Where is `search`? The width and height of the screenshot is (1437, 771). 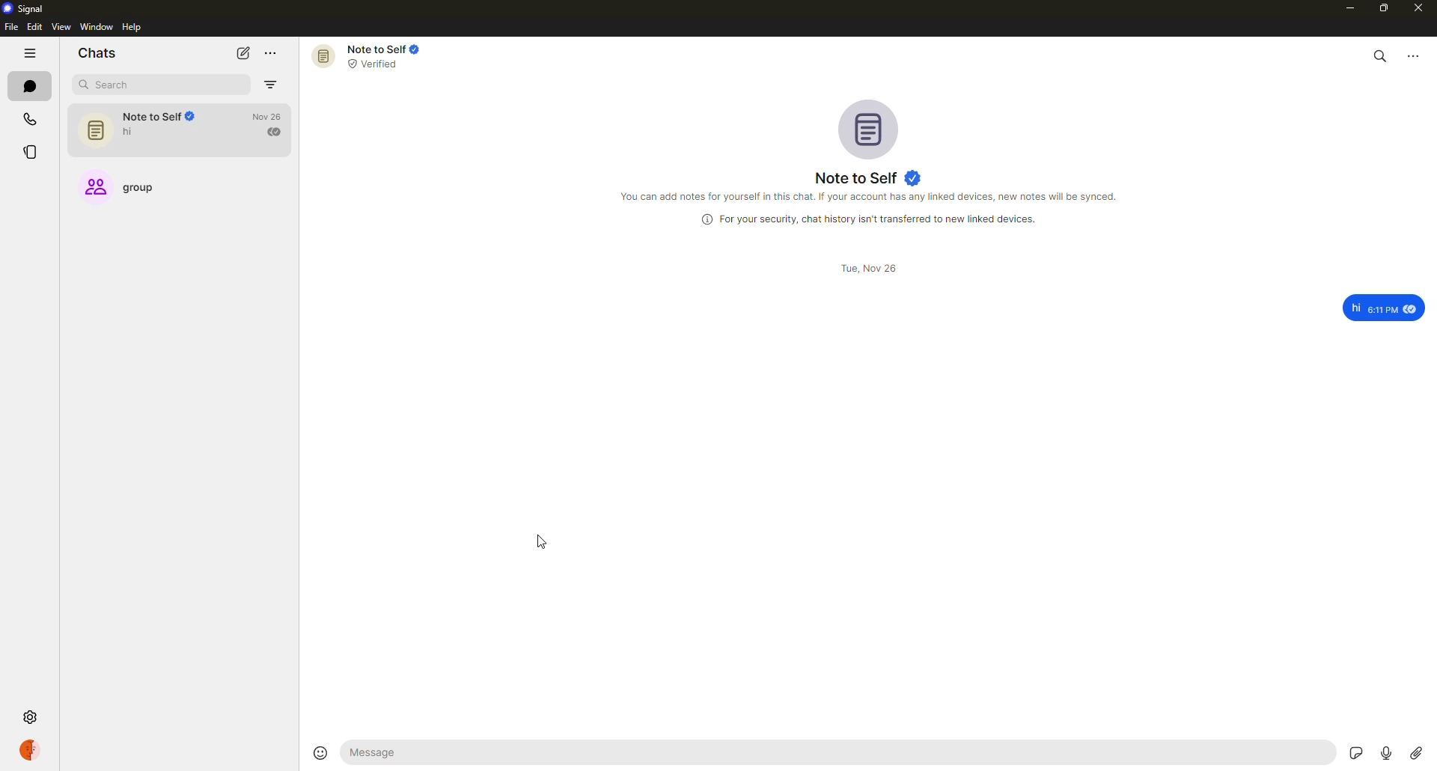 search is located at coordinates (138, 85).